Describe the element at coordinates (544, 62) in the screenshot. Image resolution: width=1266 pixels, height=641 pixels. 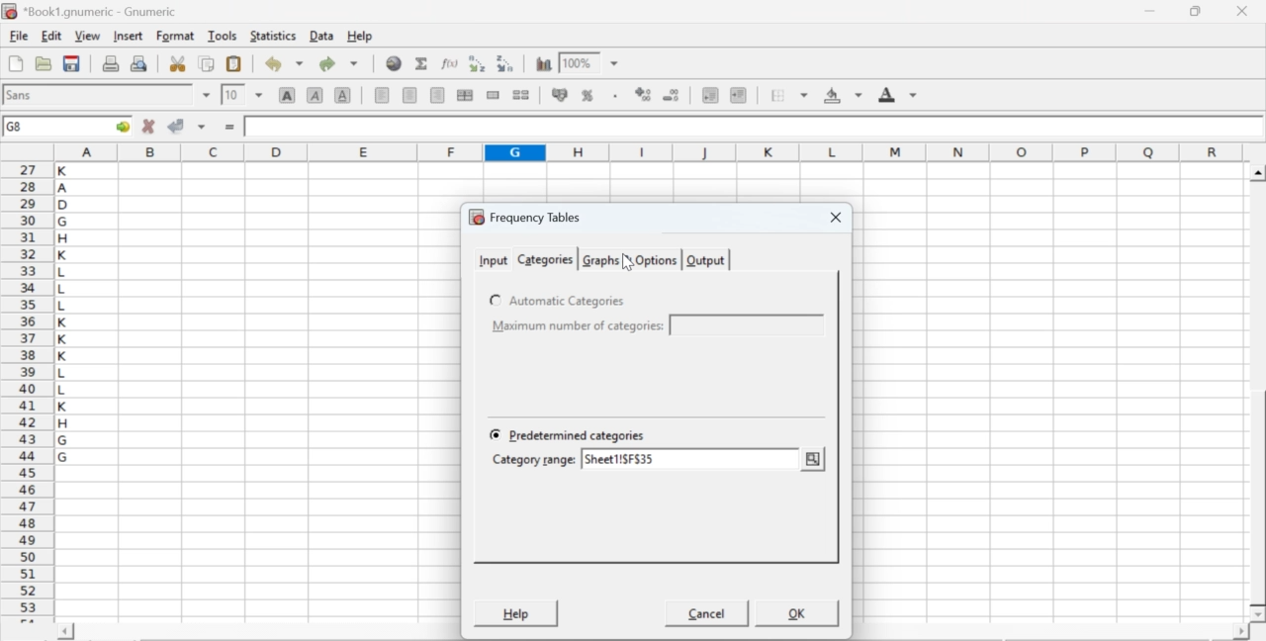
I see `insert chart` at that location.